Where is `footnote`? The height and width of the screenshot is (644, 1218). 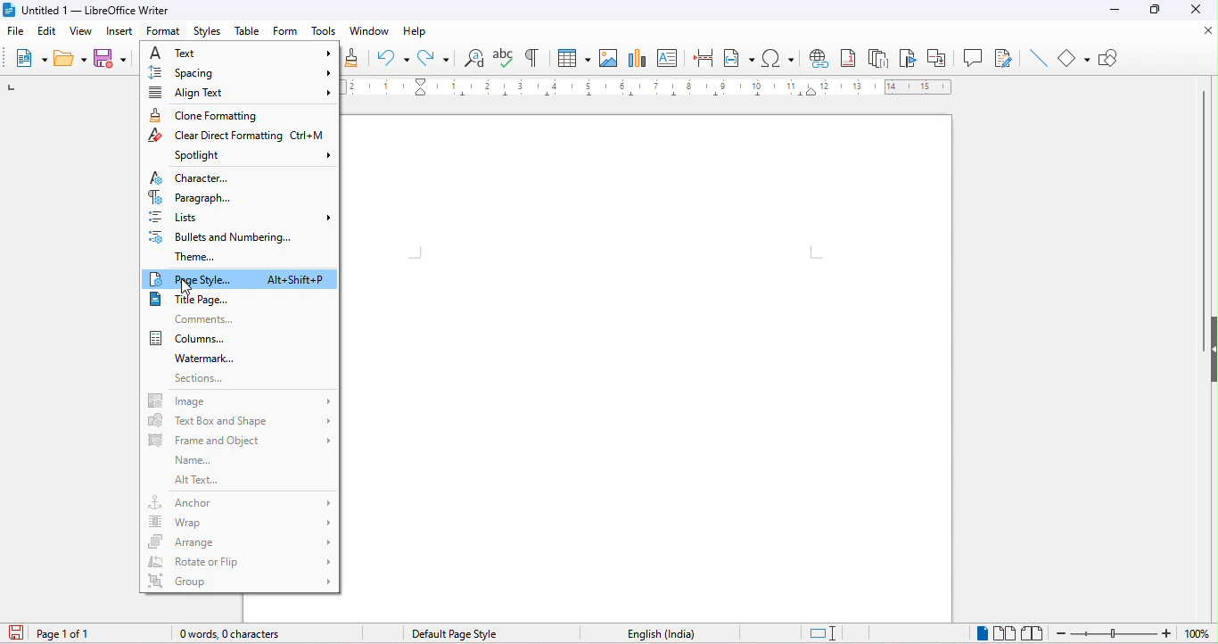 footnote is located at coordinates (849, 60).